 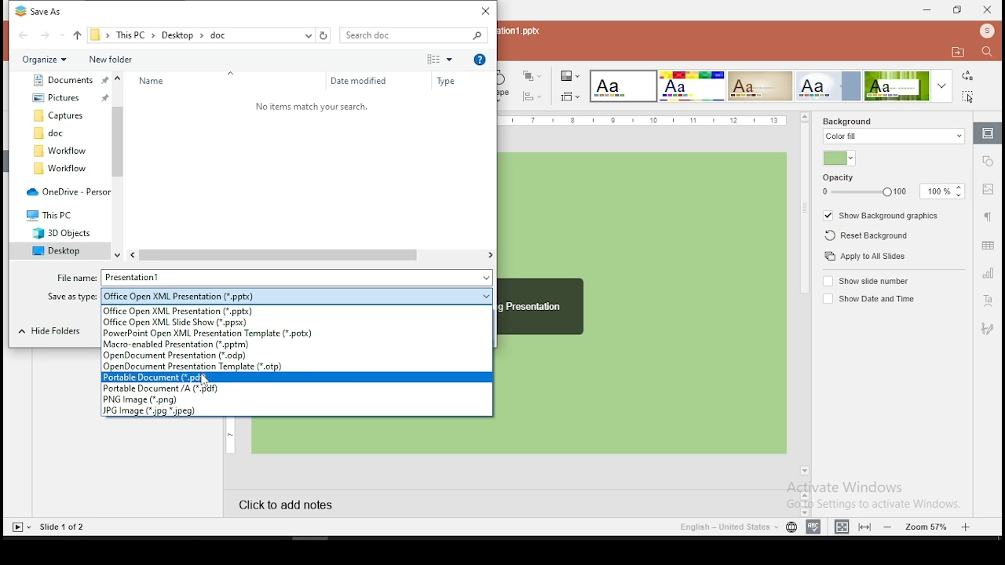 What do you see at coordinates (440, 58) in the screenshot?
I see `more options` at bounding box center [440, 58].